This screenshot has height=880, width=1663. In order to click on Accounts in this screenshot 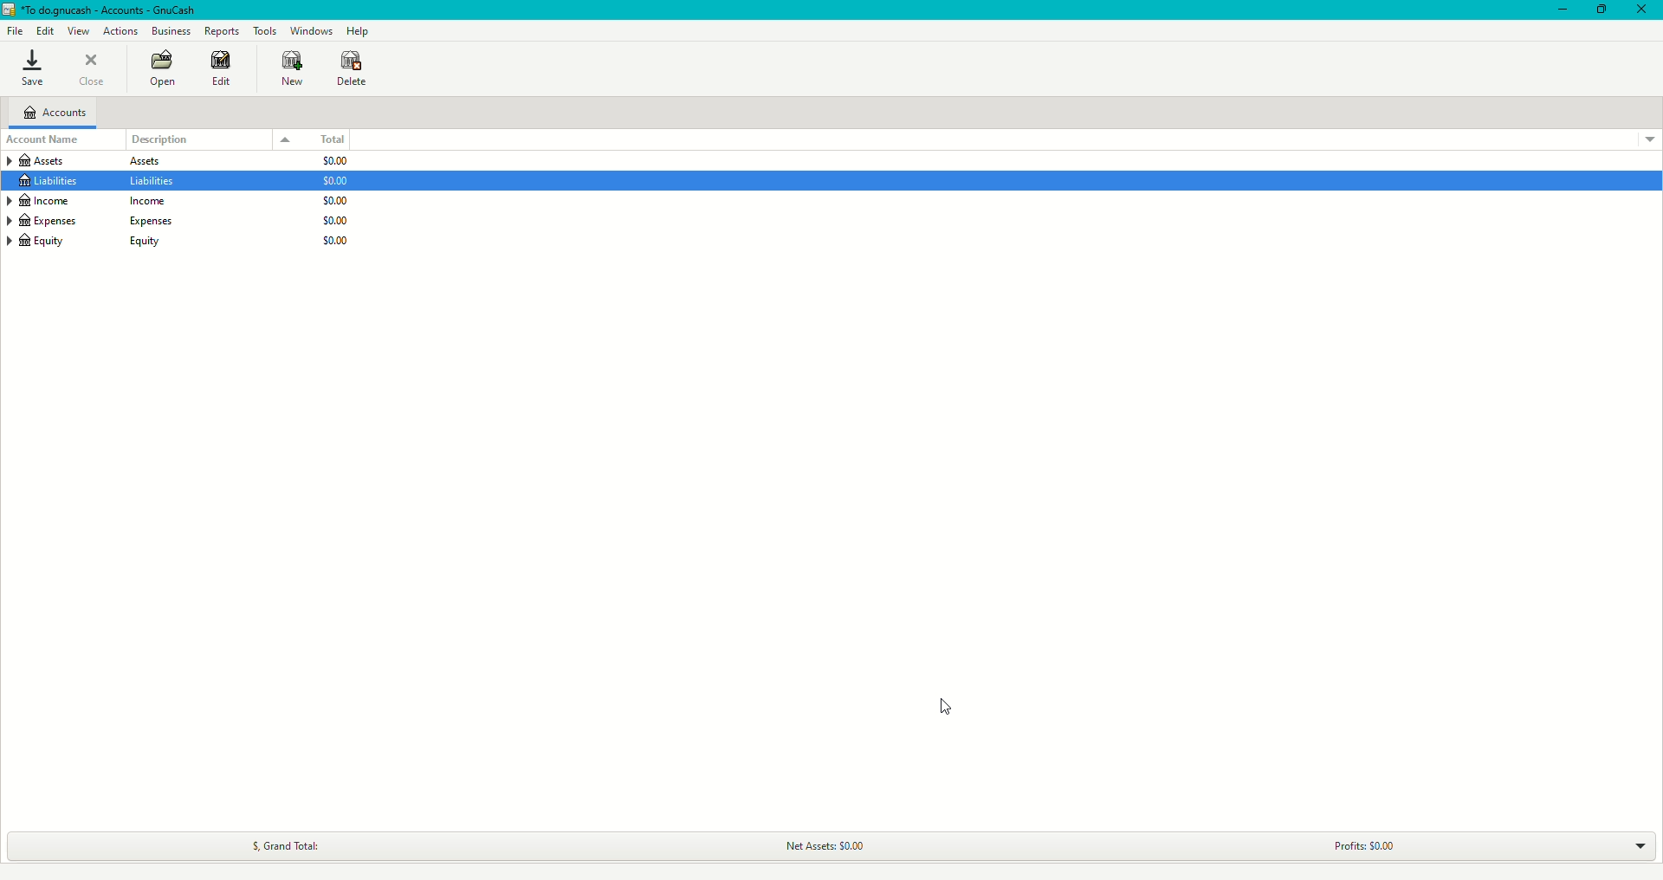, I will do `click(59, 112)`.